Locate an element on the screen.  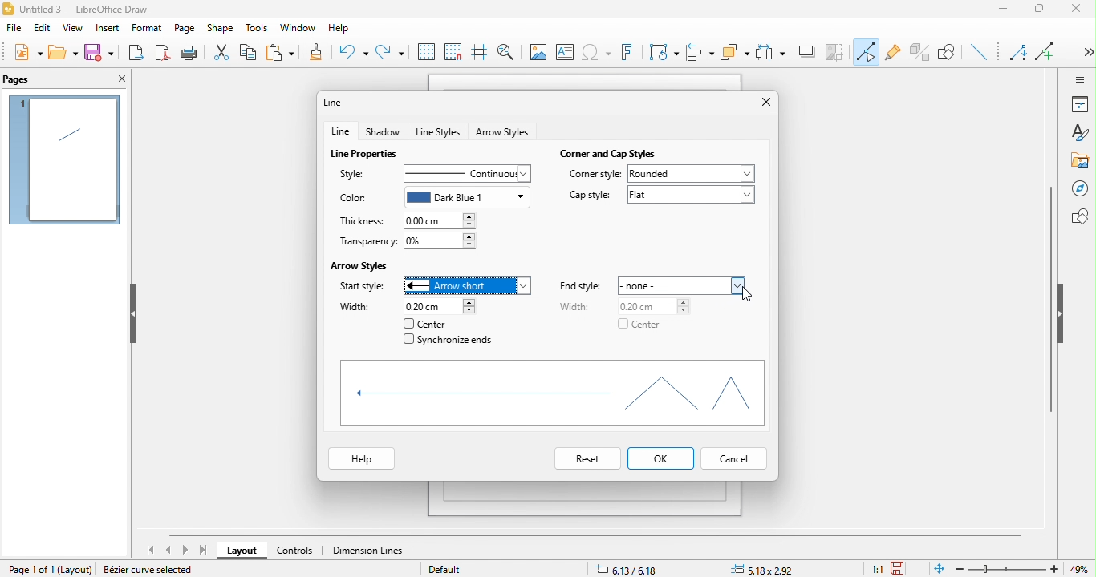
0% is located at coordinates (441, 240).